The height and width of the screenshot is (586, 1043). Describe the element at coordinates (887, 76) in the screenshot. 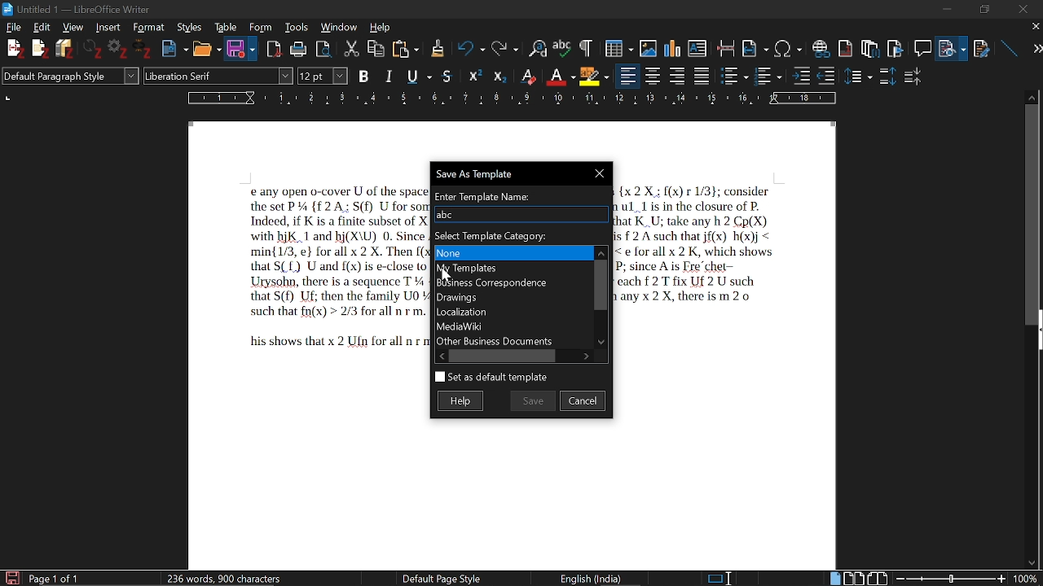

I see `increase paragraph space` at that location.